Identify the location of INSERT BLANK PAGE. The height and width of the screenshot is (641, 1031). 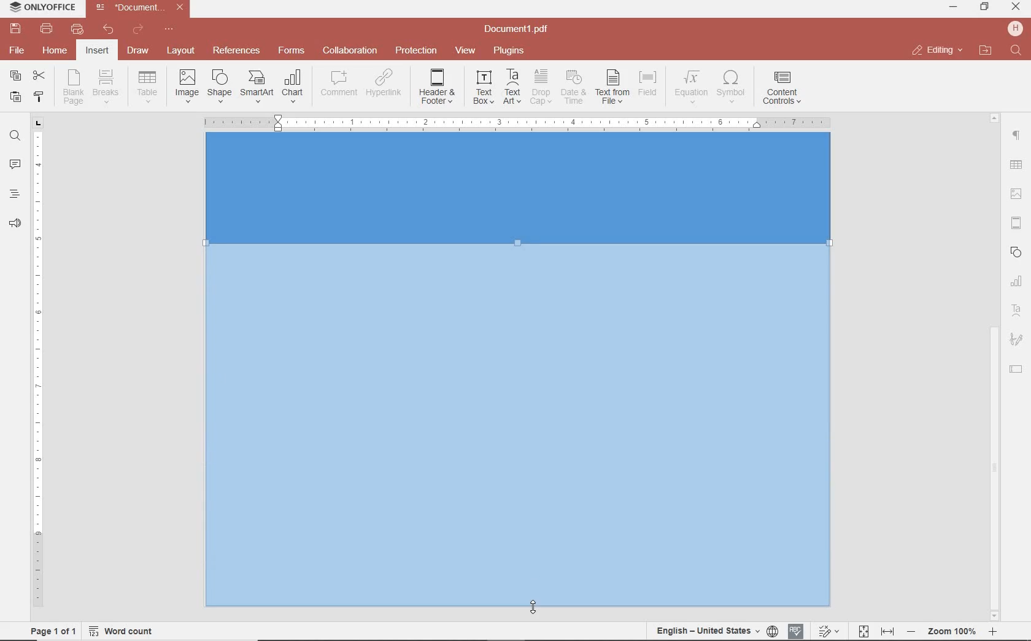
(73, 87).